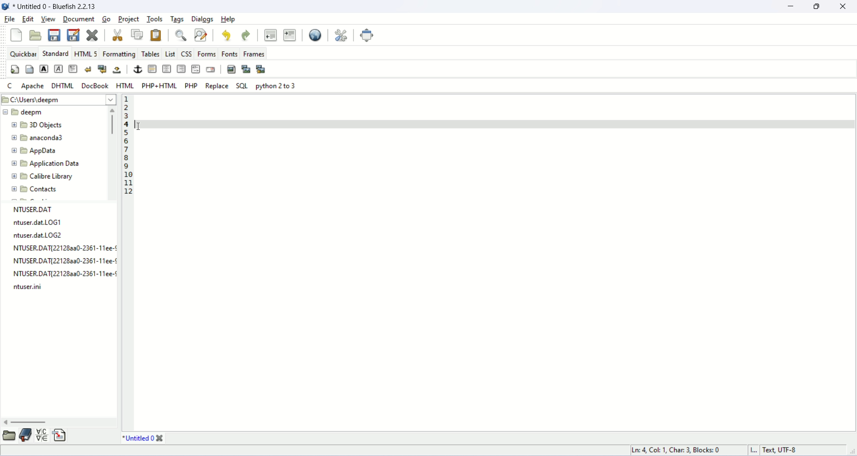  What do you see at coordinates (54, 191) in the screenshot?
I see `contacts` at bounding box center [54, 191].